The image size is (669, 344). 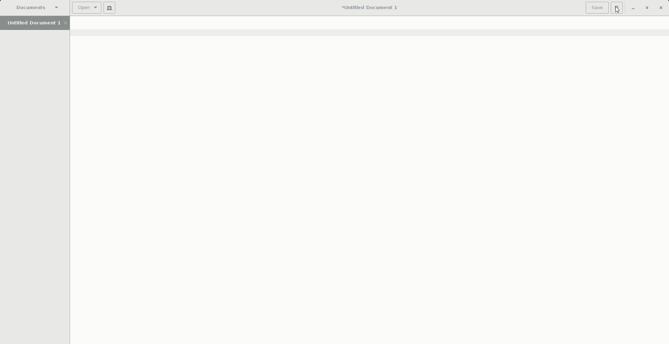 I want to click on Save, so click(x=597, y=8).